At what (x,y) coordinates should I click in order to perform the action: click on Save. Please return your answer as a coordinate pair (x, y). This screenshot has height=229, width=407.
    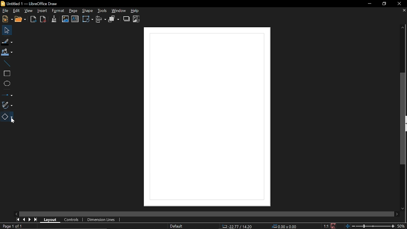
    Looking at the image, I should click on (333, 226).